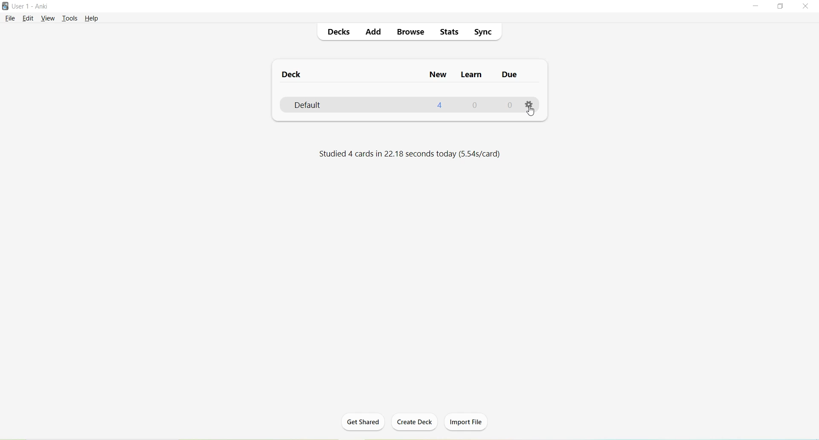 The height and width of the screenshot is (440, 819). Describe the element at coordinates (415, 423) in the screenshot. I see `Create Deck` at that location.